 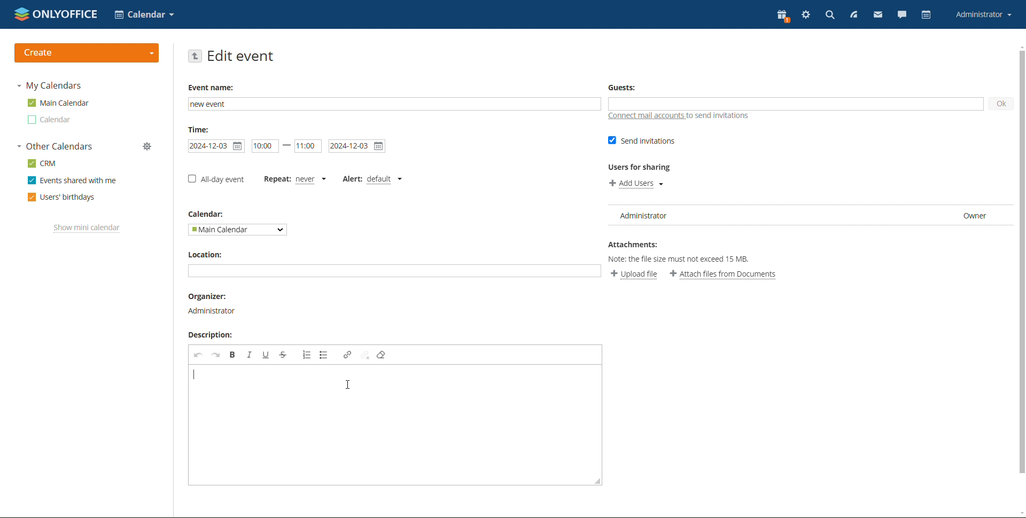 What do you see at coordinates (680, 116) in the screenshot?
I see `connect mail accounts to send invitations` at bounding box center [680, 116].